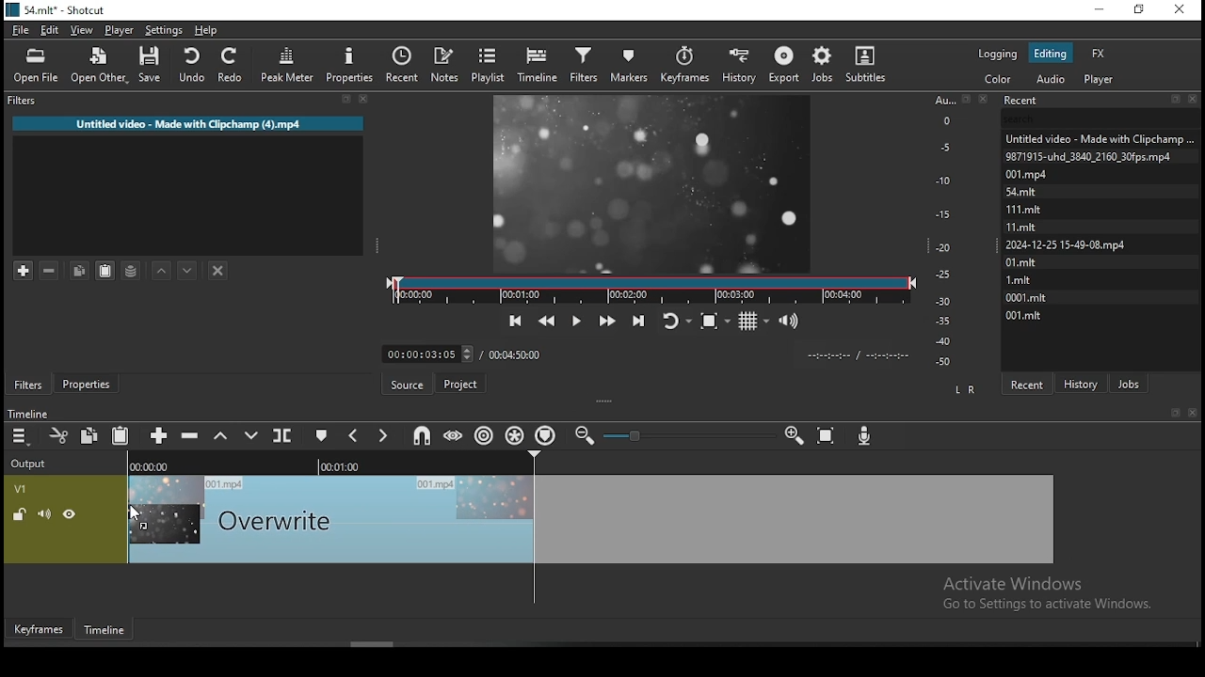 The image size is (1205, 677). I want to click on recent, so click(1030, 382).